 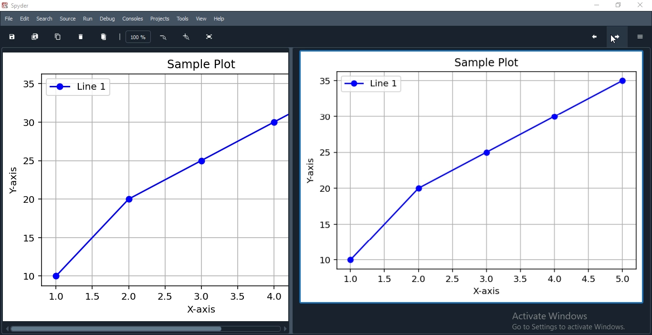 I want to click on Consoles, so click(x=133, y=19).